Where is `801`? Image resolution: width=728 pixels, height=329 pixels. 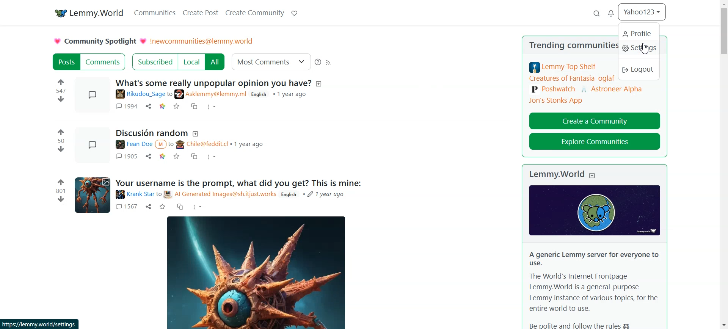 801 is located at coordinates (60, 191).